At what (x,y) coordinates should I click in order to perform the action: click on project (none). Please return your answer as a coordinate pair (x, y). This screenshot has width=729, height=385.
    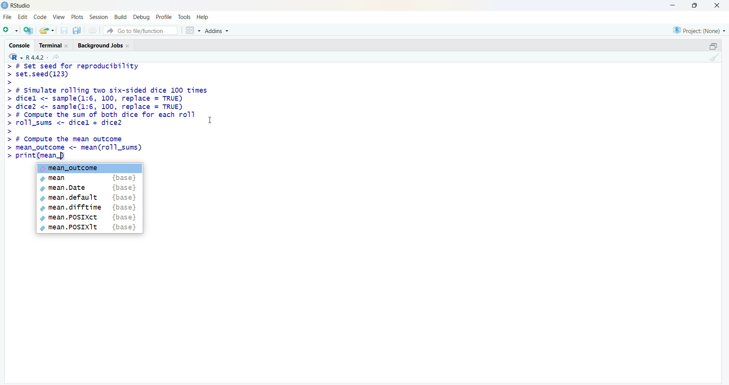
    Looking at the image, I should click on (699, 31).